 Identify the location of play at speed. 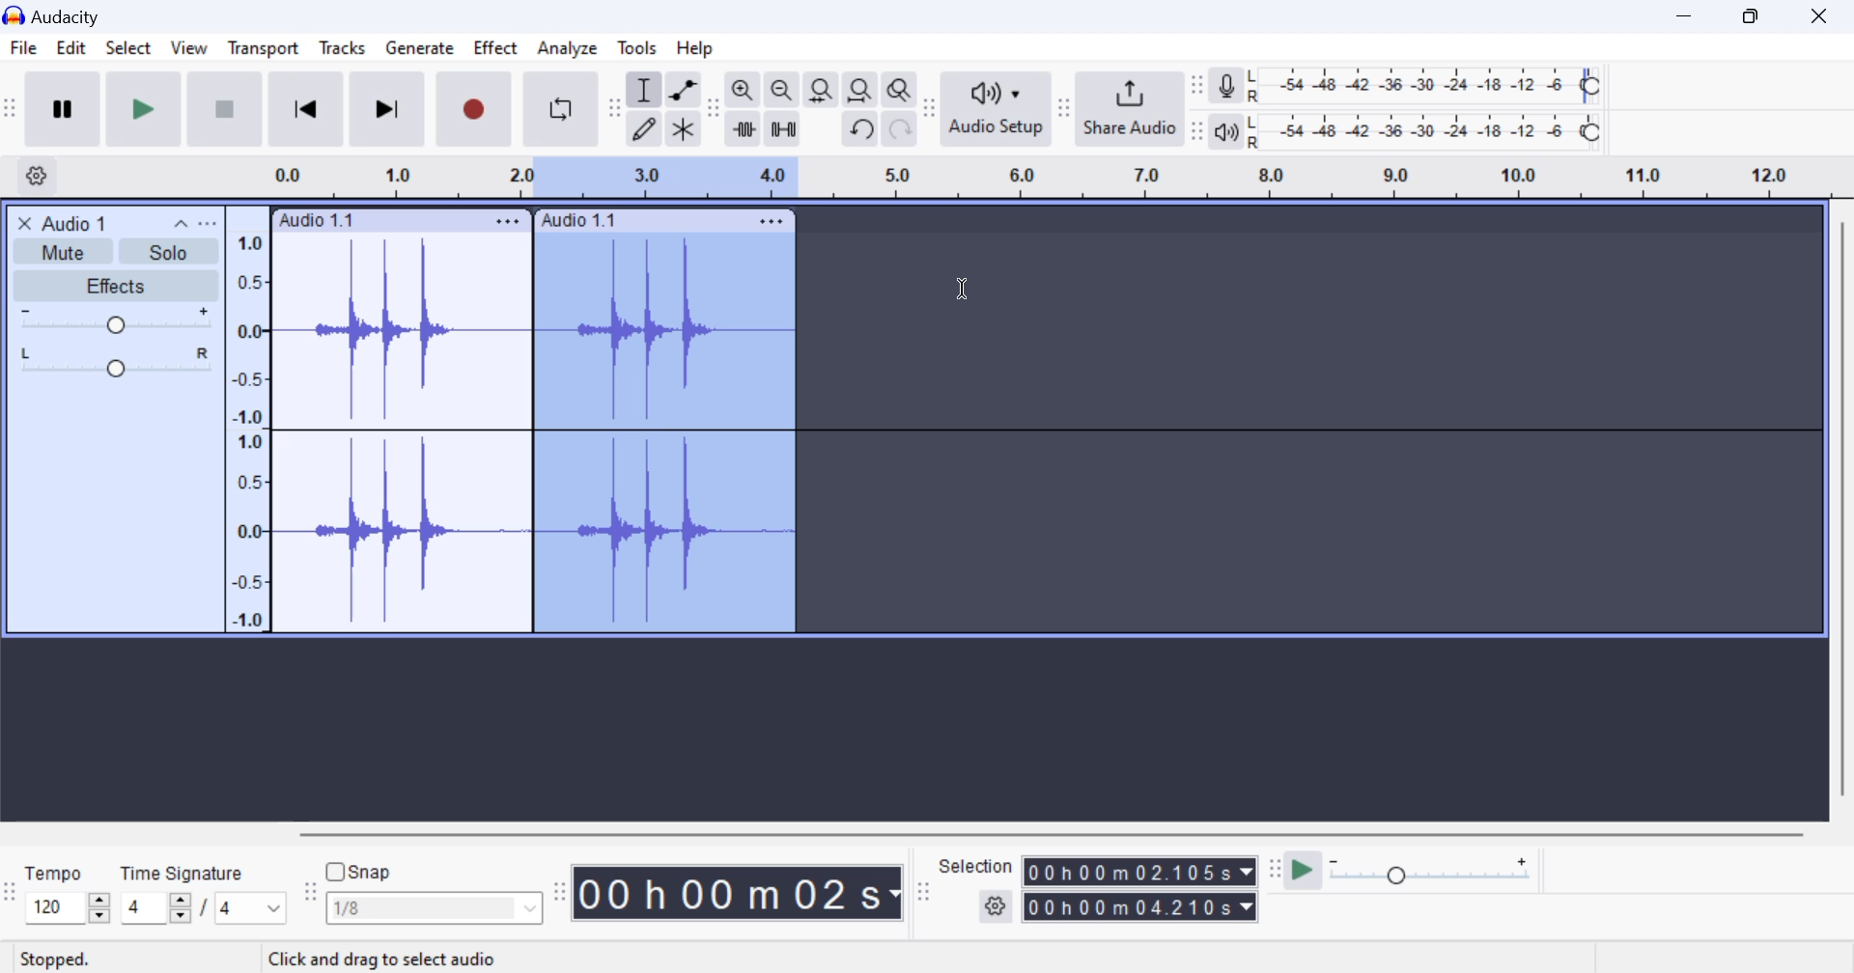
(1303, 872).